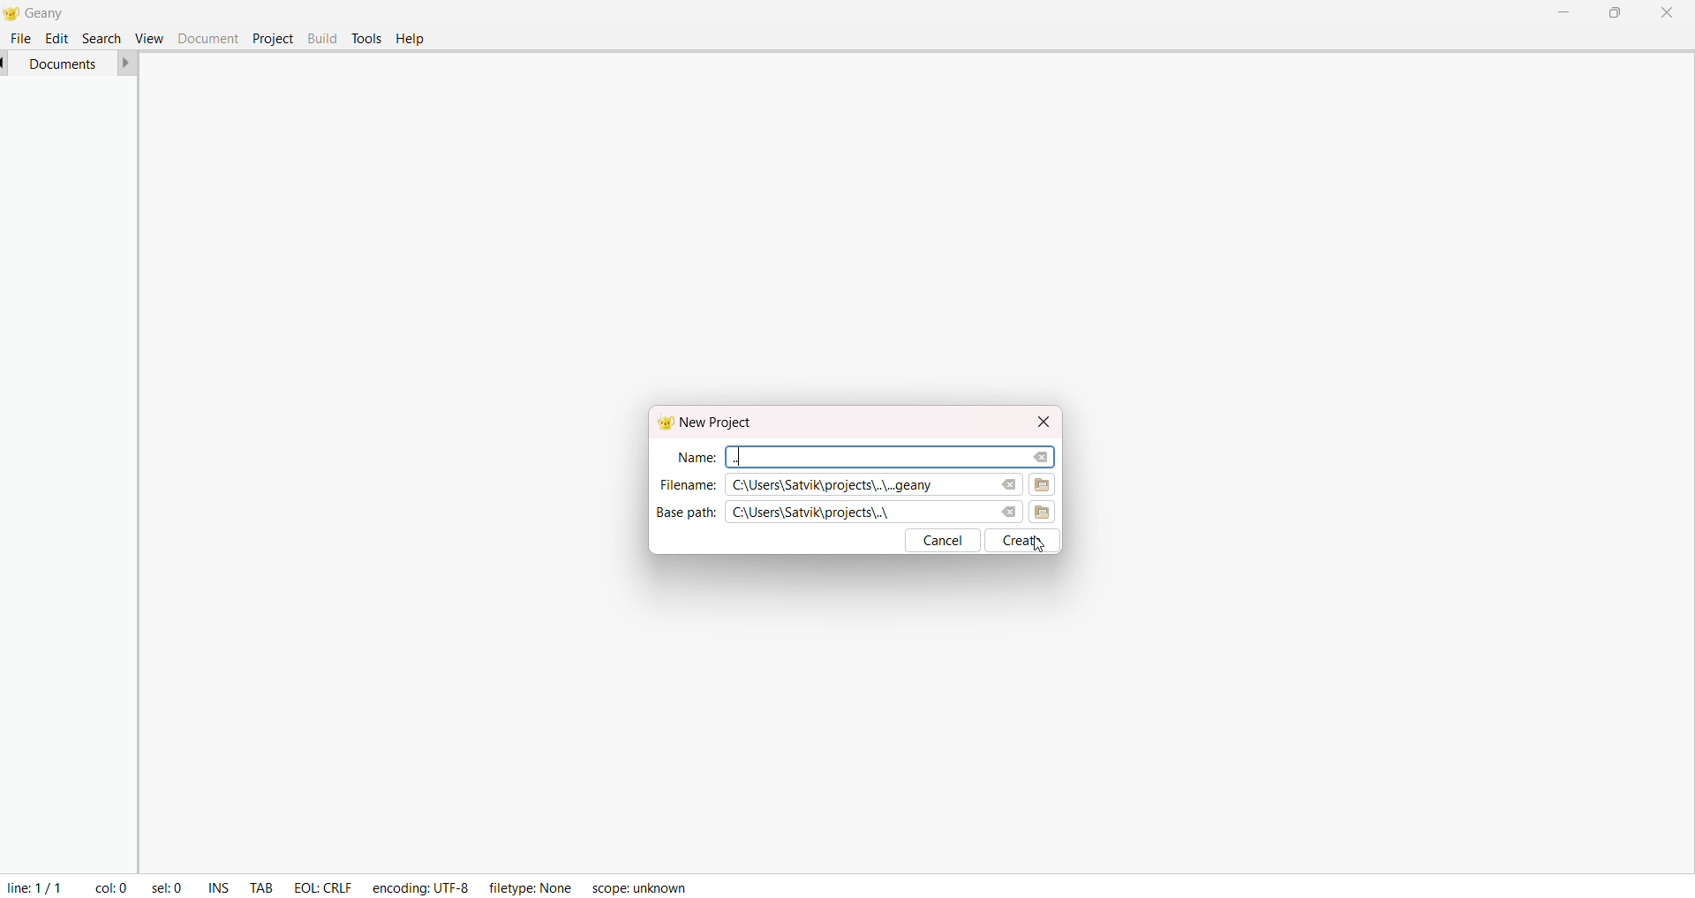  I want to click on project, so click(273, 38).